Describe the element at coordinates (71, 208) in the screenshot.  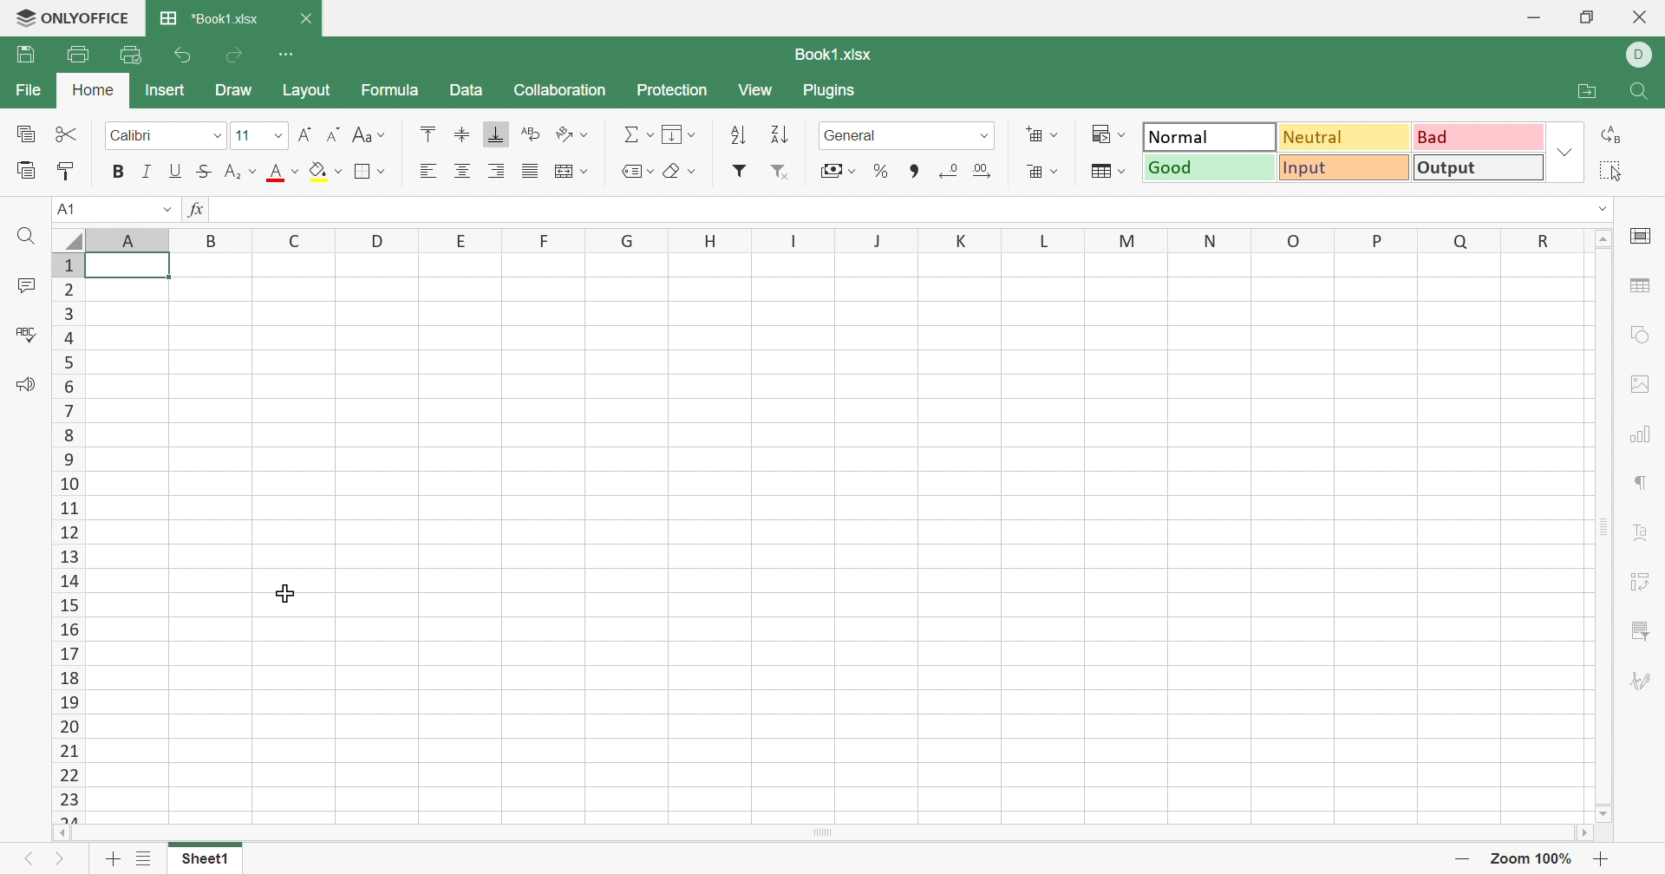
I see `A1` at that location.